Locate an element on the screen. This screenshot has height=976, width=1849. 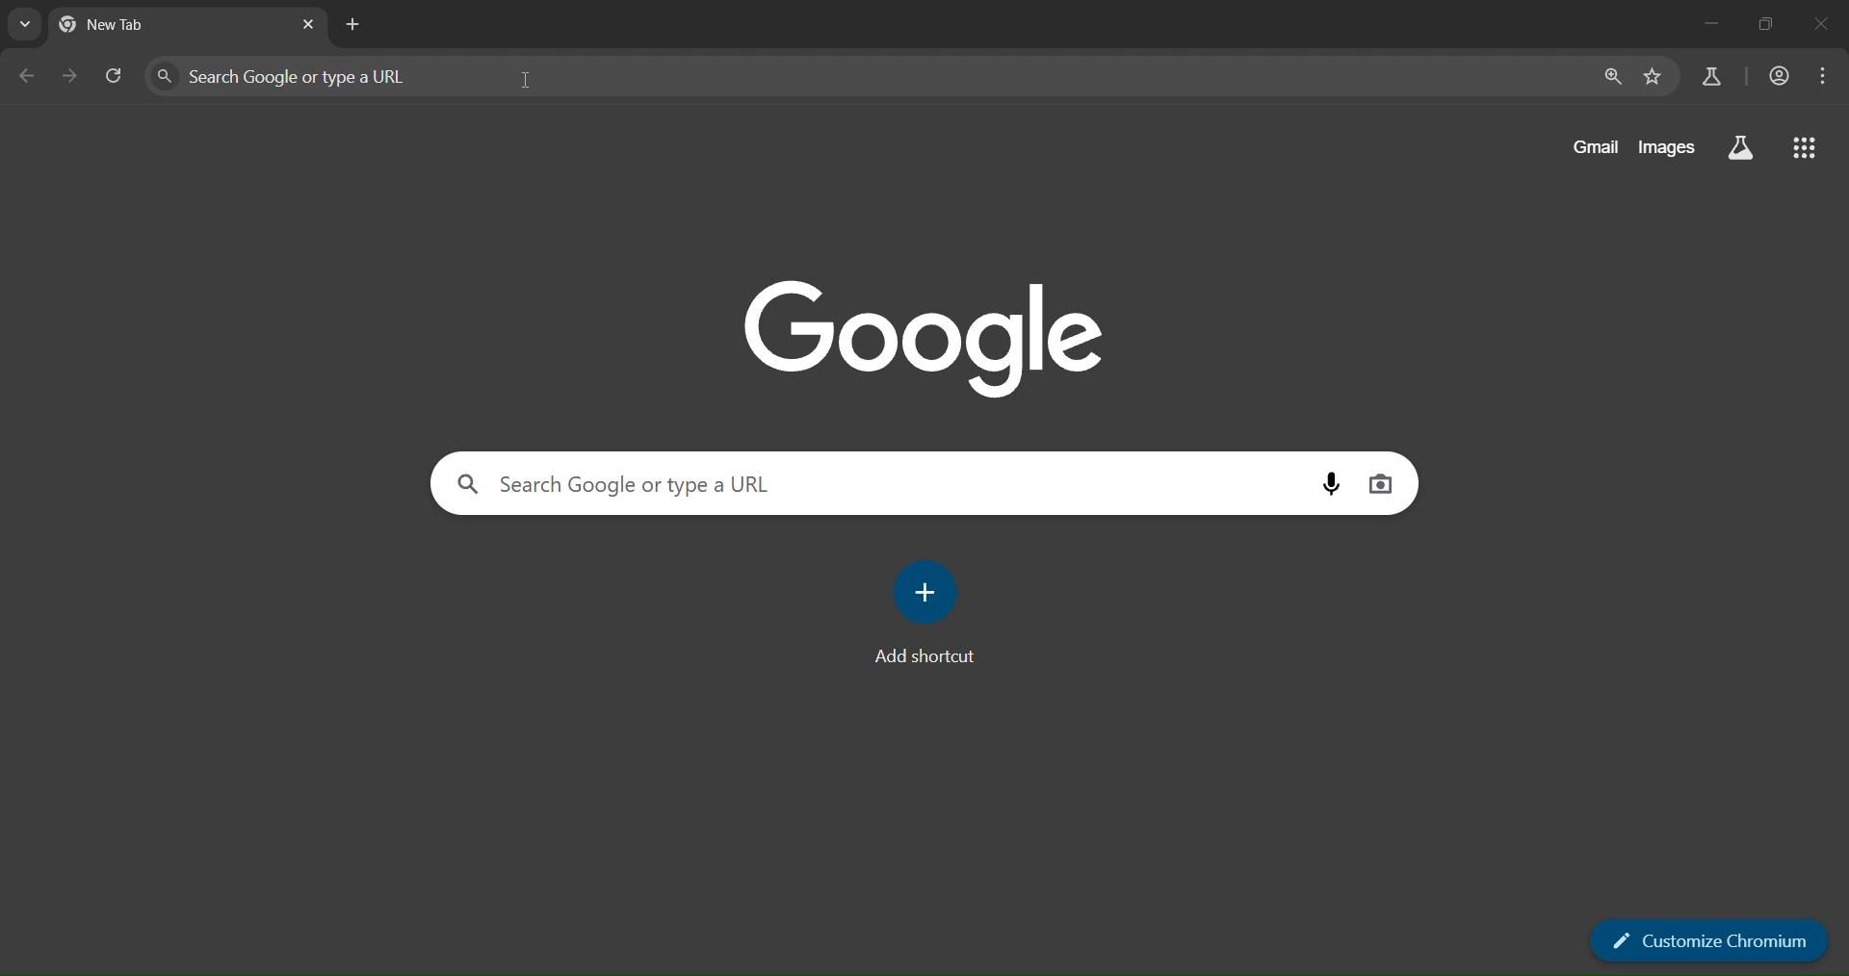
images is located at coordinates (1664, 146).